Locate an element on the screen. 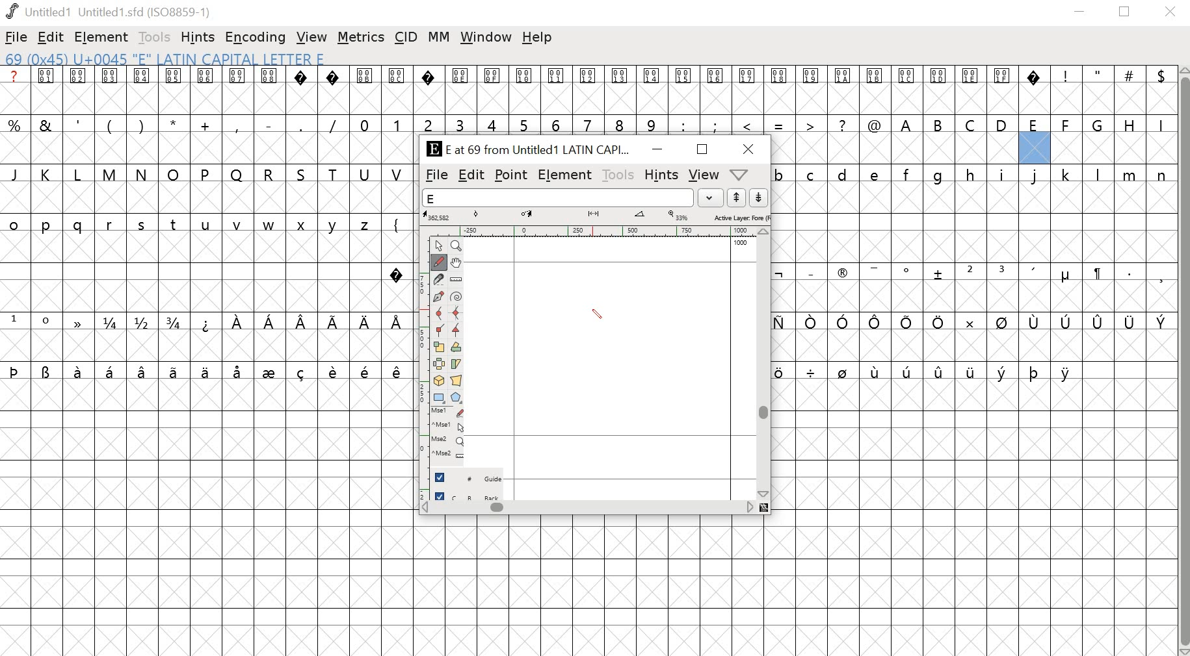 The width and height of the screenshot is (1190, 656). measurements is located at coordinates (596, 216).